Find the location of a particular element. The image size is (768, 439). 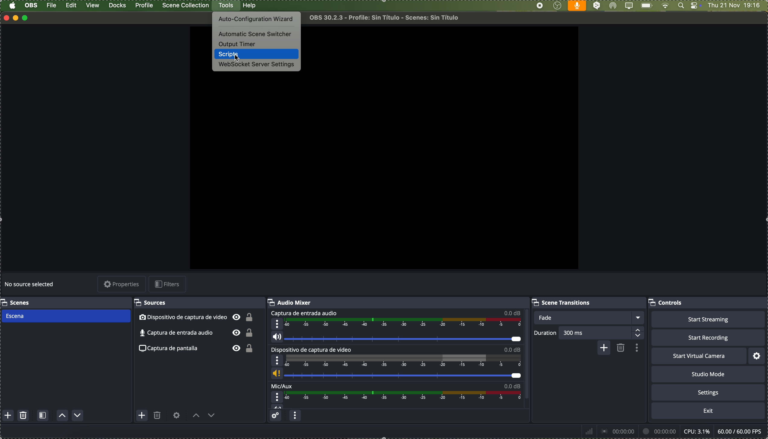

date and hour is located at coordinates (737, 6).